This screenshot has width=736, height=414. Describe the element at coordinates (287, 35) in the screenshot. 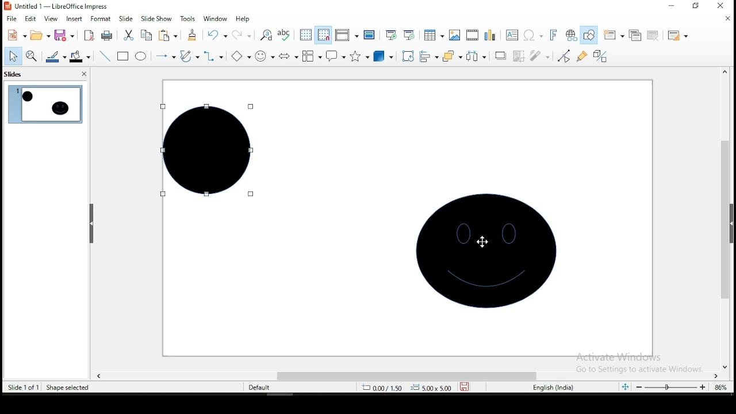

I see `spell check` at that location.